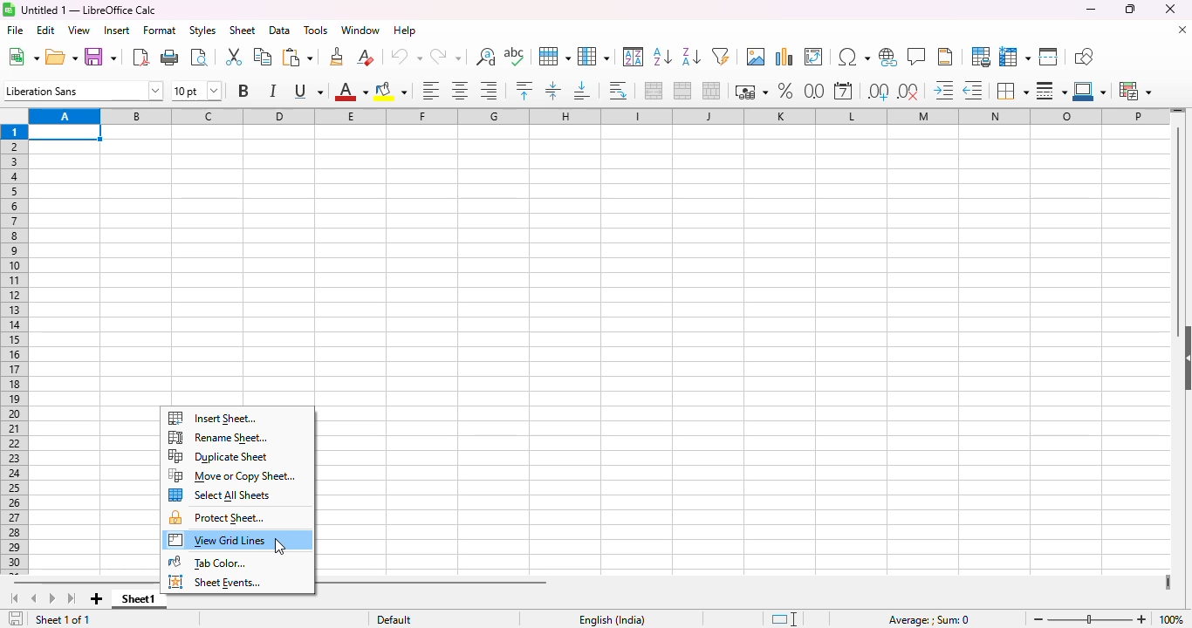 Image resolution: width=1192 pixels, height=628 pixels. What do you see at coordinates (1130, 9) in the screenshot?
I see `maximize` at bounding box center [1130, 9].